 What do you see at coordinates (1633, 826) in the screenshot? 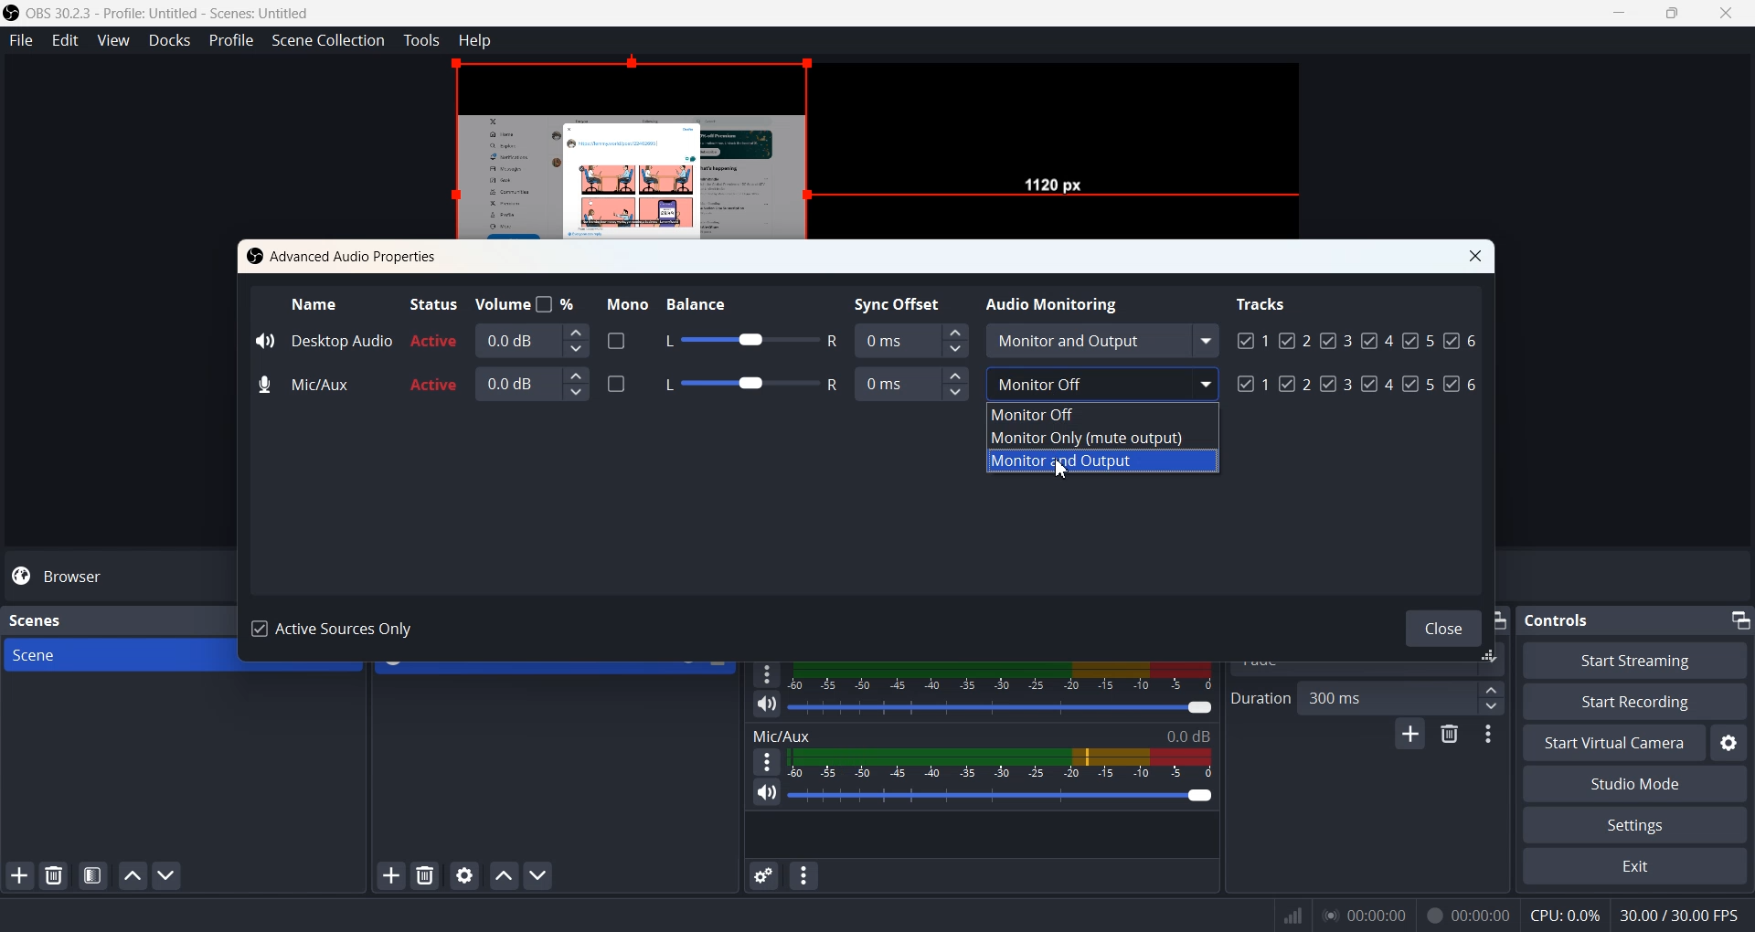
I see `Settings` at bounding box center [1633, 826].